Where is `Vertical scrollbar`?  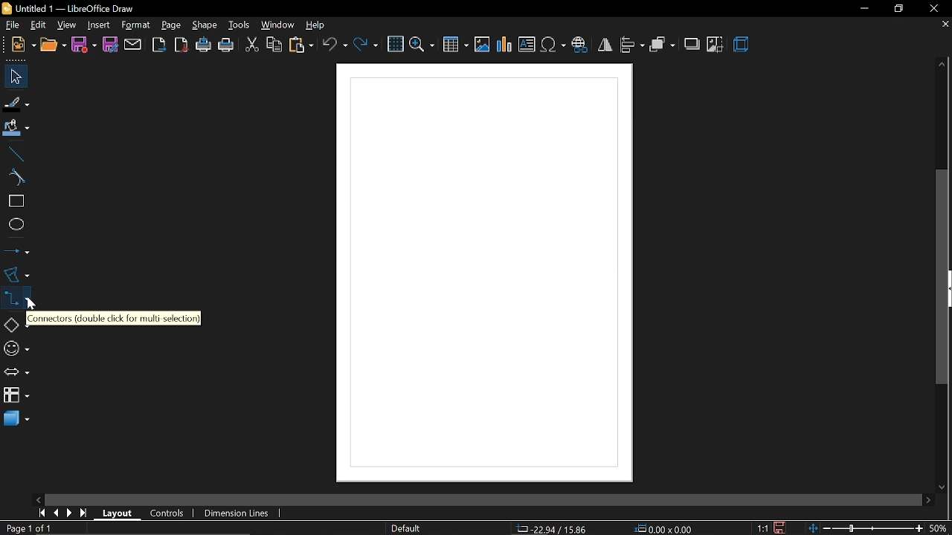 Vertical scrollbar is located at coordinates (942, 278).